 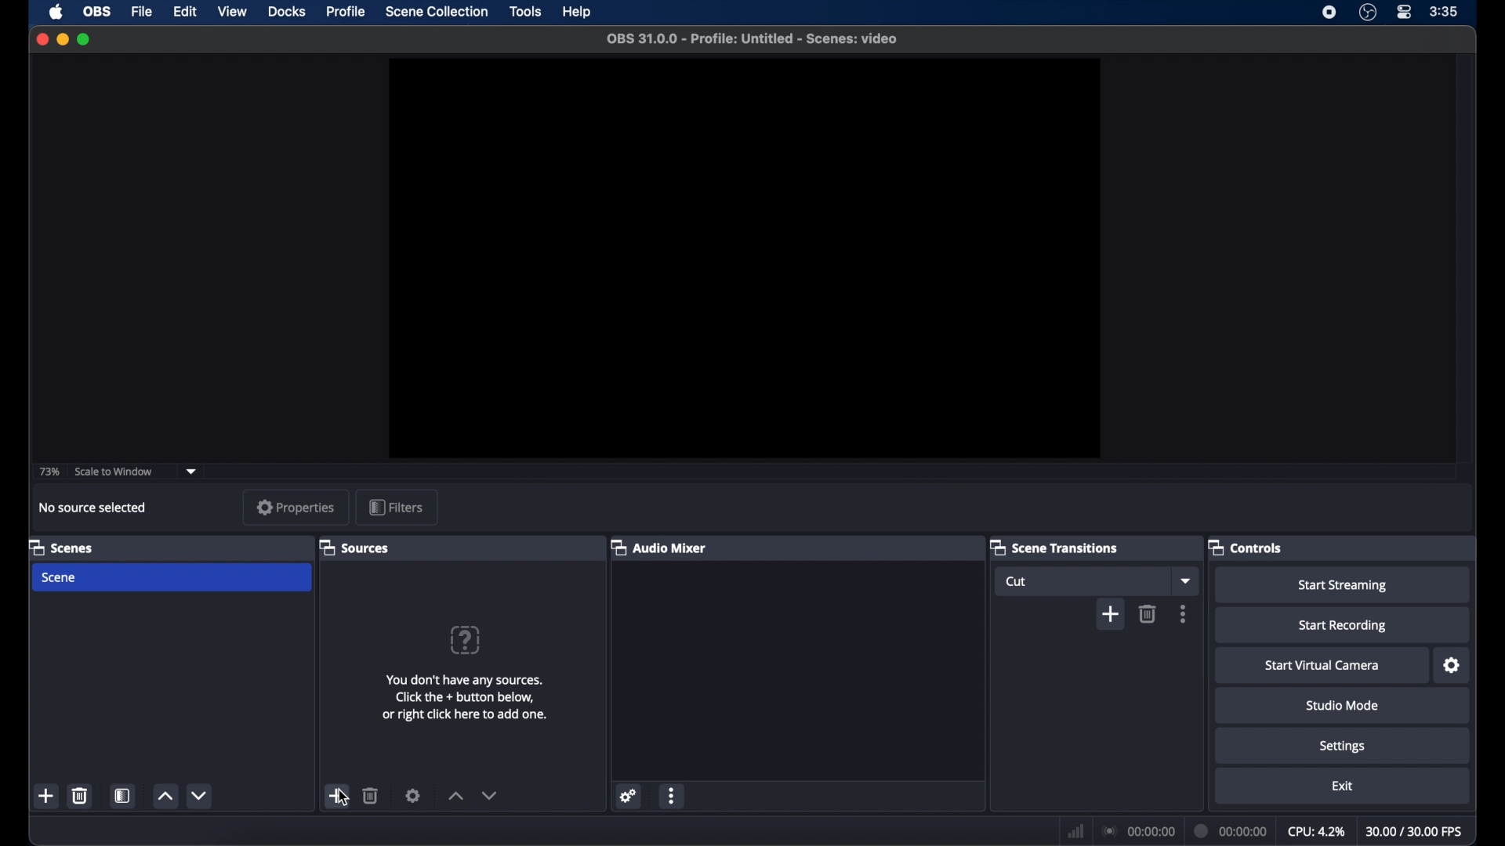 What do you see at coordinates (1184, 613) in the screenshot?
I see `more options` at bounding box center [1184, 613].